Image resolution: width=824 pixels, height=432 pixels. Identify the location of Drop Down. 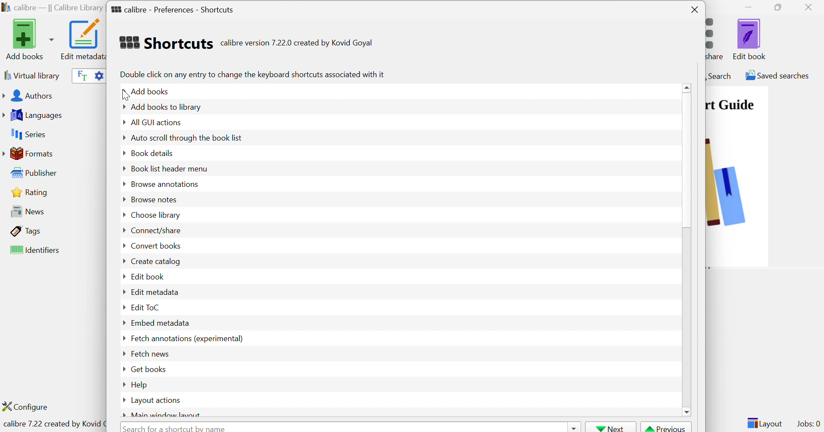
(123, 308).